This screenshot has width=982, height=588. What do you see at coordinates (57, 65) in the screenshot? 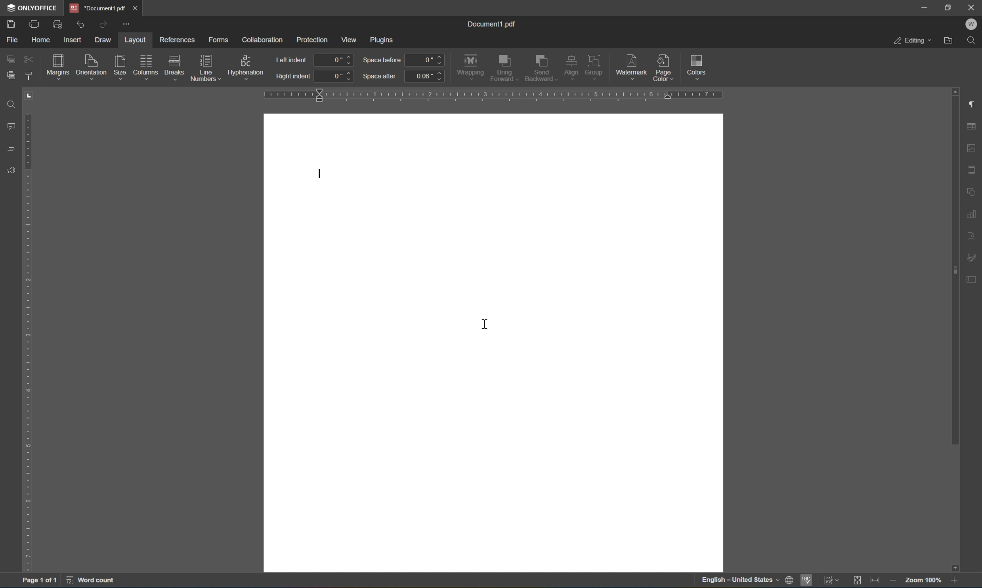
I see `margins` at bounding box center [57, 65].